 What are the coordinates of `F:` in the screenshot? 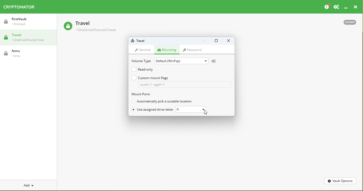 It's located at (191, 109).